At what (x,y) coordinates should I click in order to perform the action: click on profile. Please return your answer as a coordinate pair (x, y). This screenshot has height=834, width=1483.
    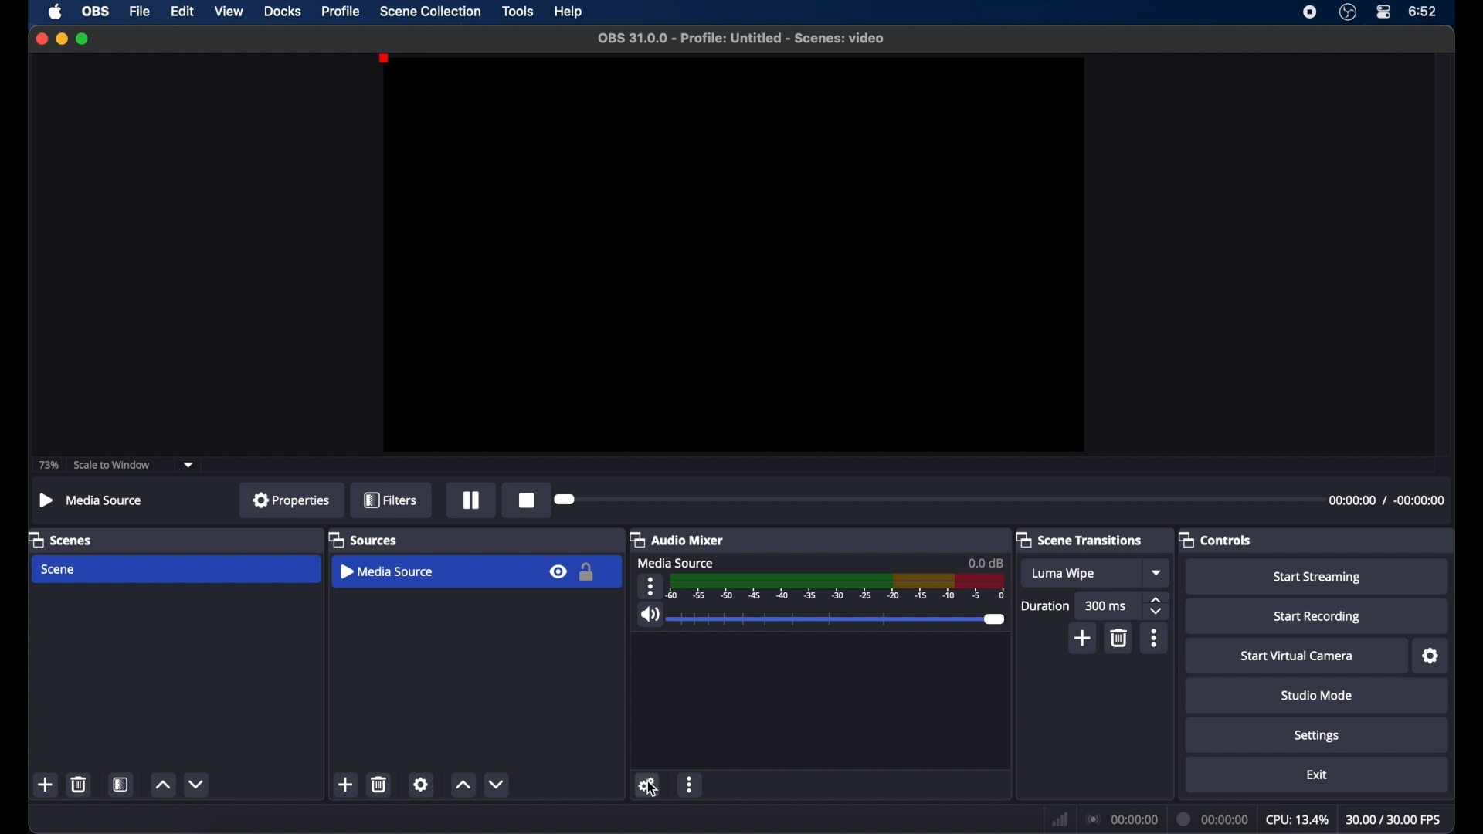
    Looking at the image, I should click on (342, 12).